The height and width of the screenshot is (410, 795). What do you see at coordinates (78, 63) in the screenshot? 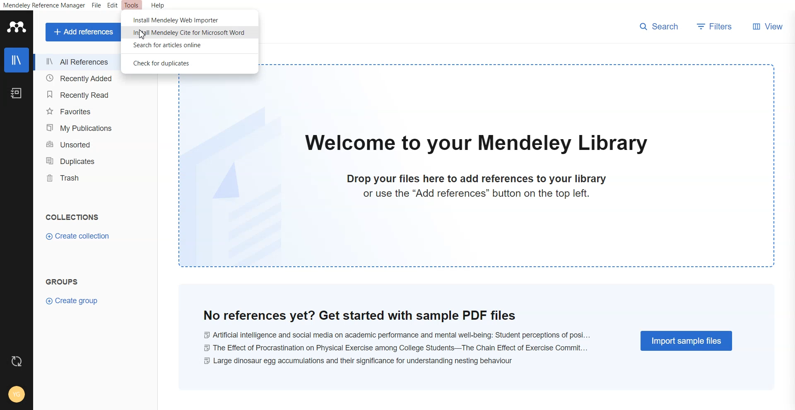
I see `All References` at bounding box center [78, 63].